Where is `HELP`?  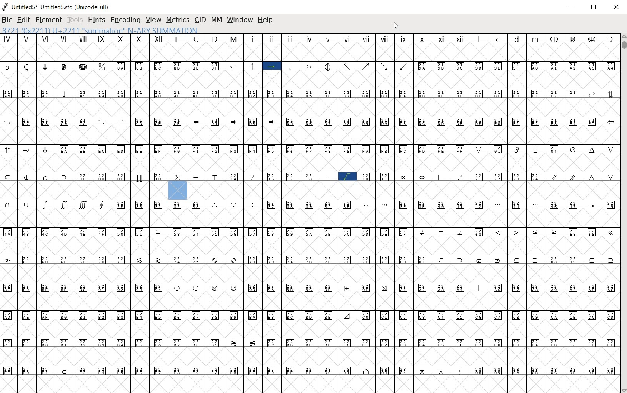 HELP is located at coordinates (267, 21).